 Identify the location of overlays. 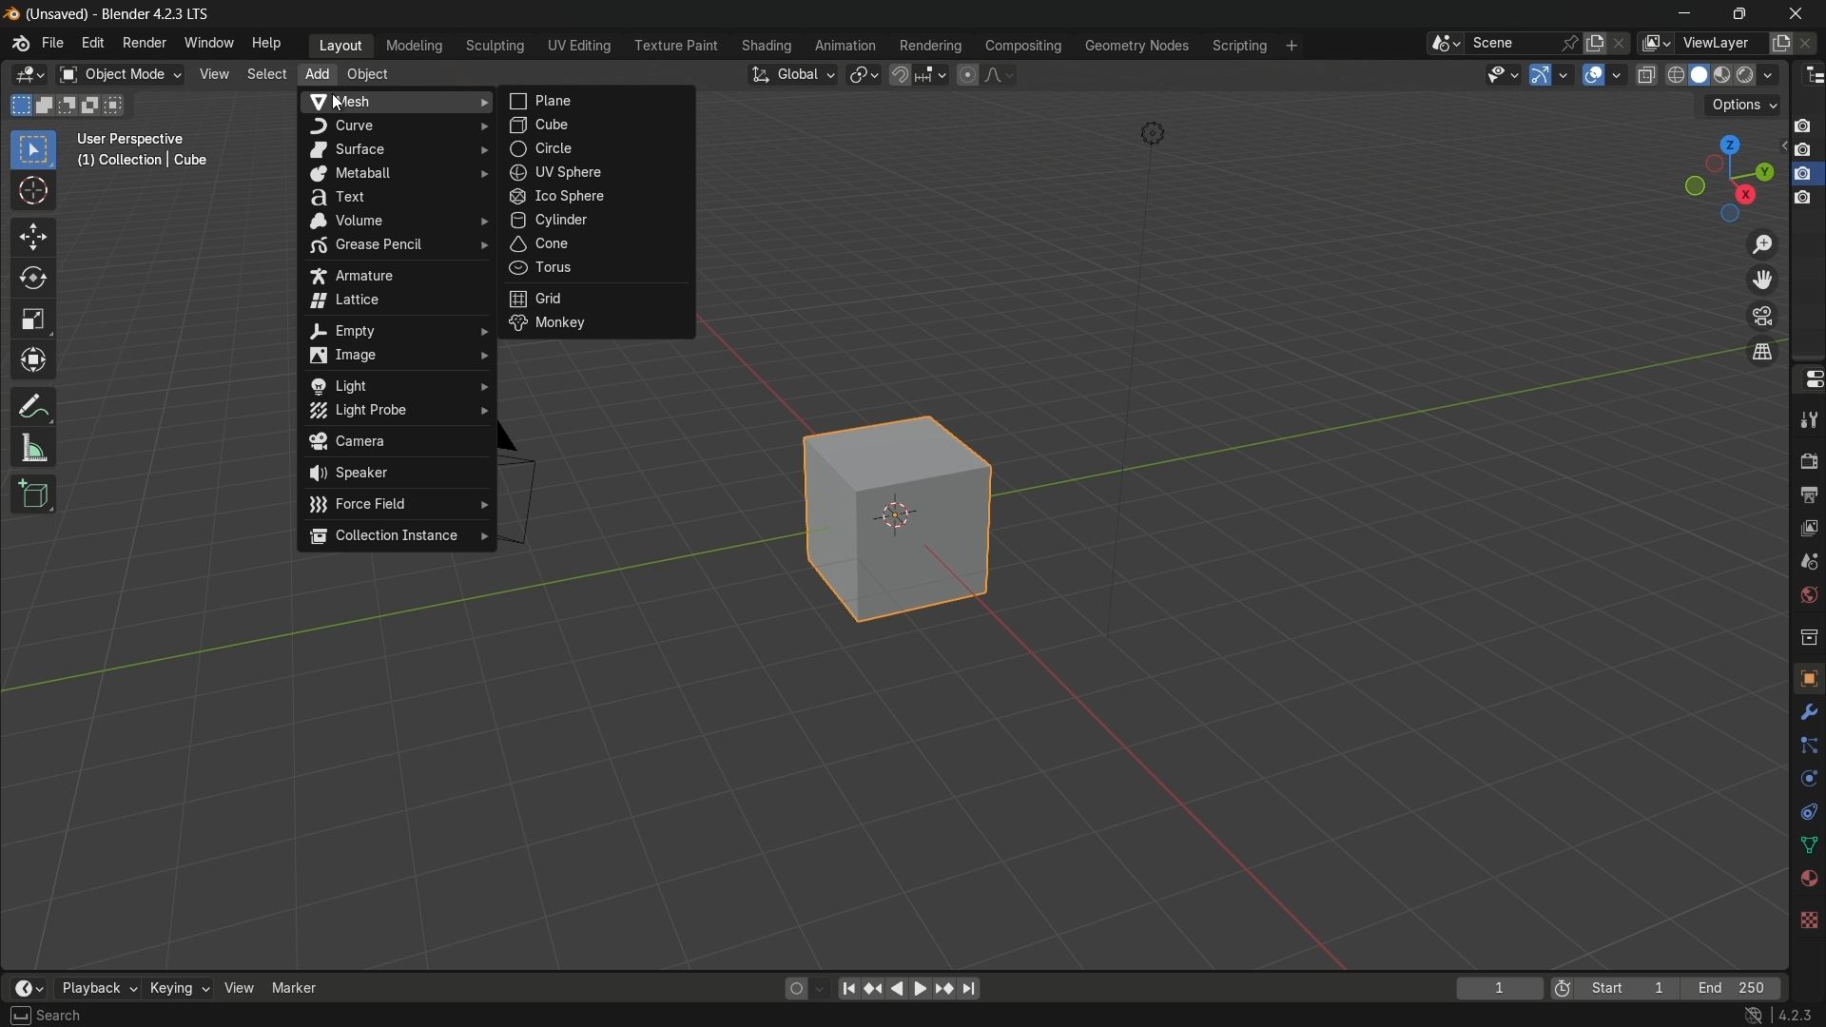
(1616, 73).